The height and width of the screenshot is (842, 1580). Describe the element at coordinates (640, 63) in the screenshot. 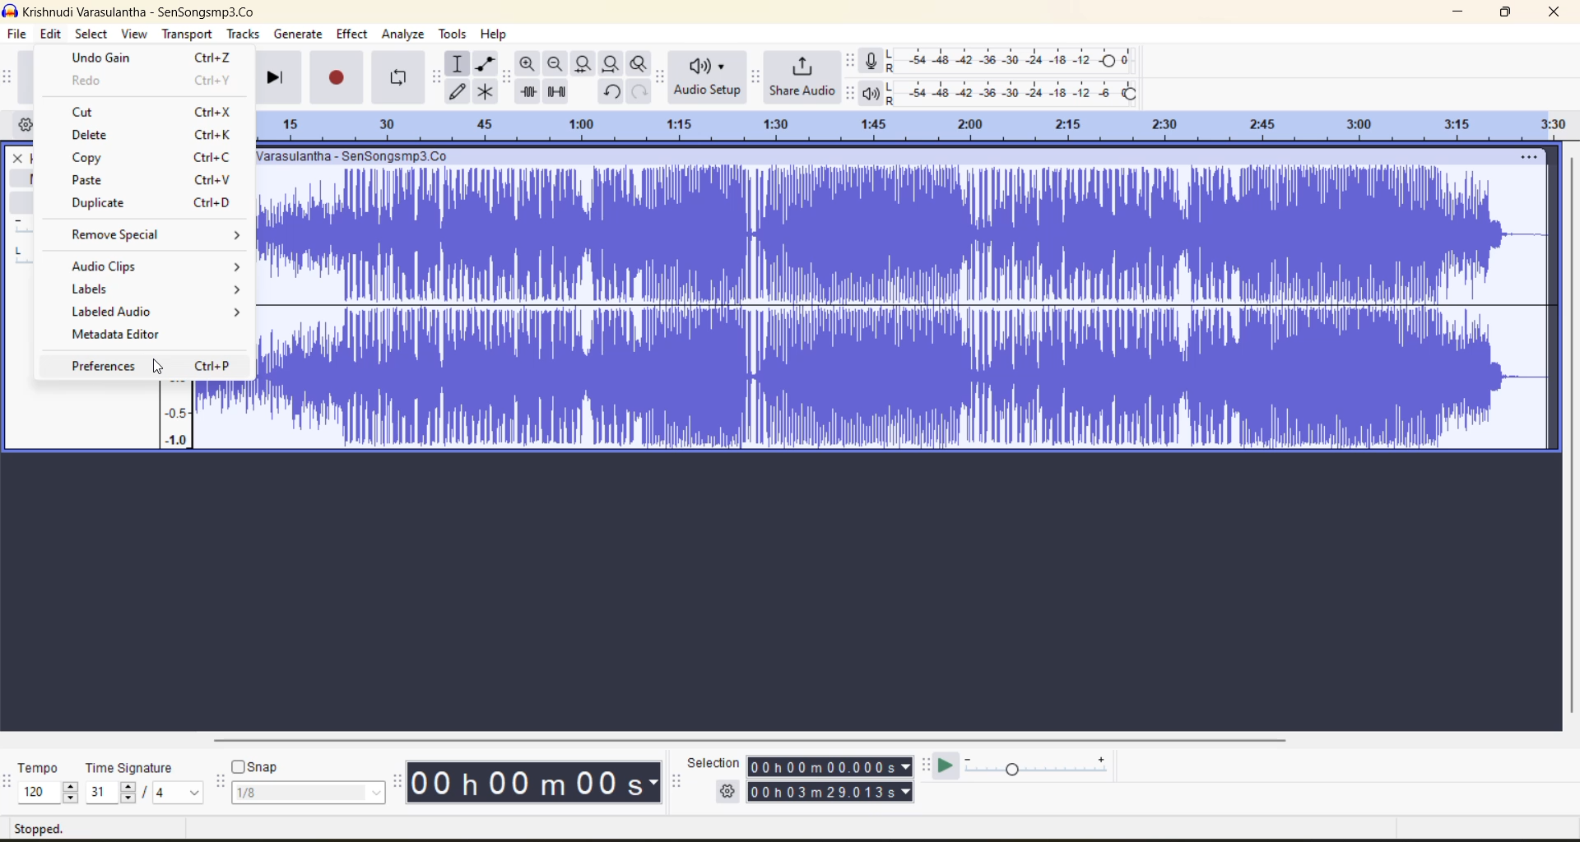

I see `zoom toggle` at that location.